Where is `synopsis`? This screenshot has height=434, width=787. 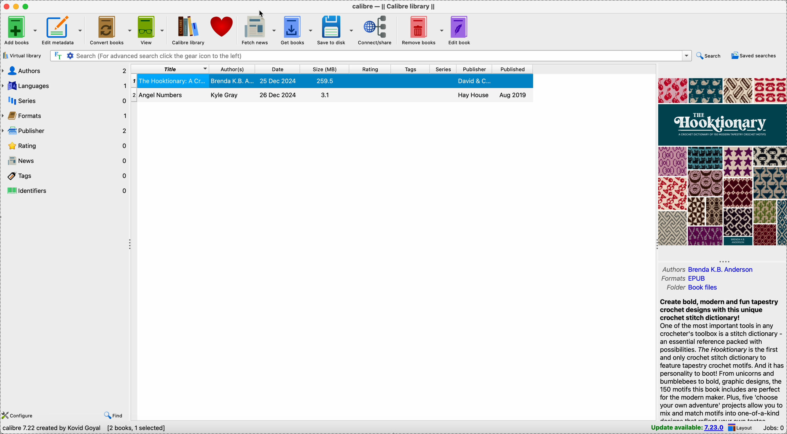 synopsis is located at coordinates (722, 359).